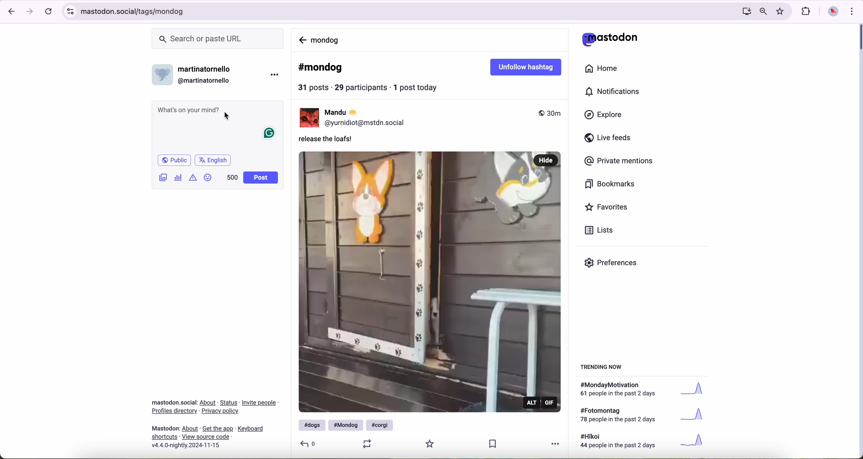  I want to click on graph, so click(695, 416).